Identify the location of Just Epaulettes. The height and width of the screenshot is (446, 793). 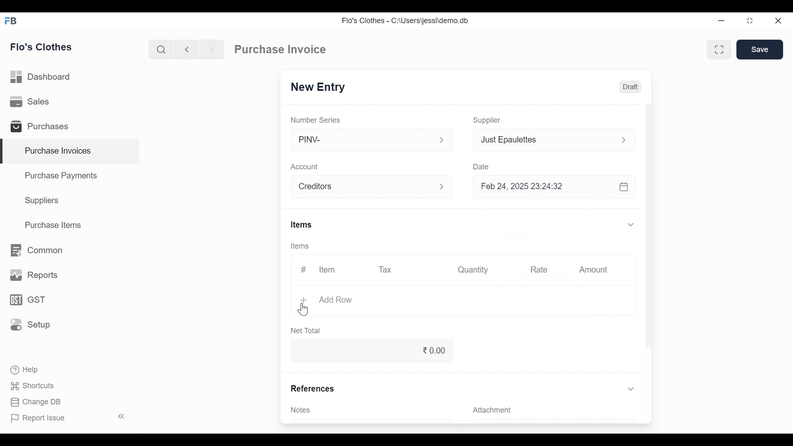
(544, 140).